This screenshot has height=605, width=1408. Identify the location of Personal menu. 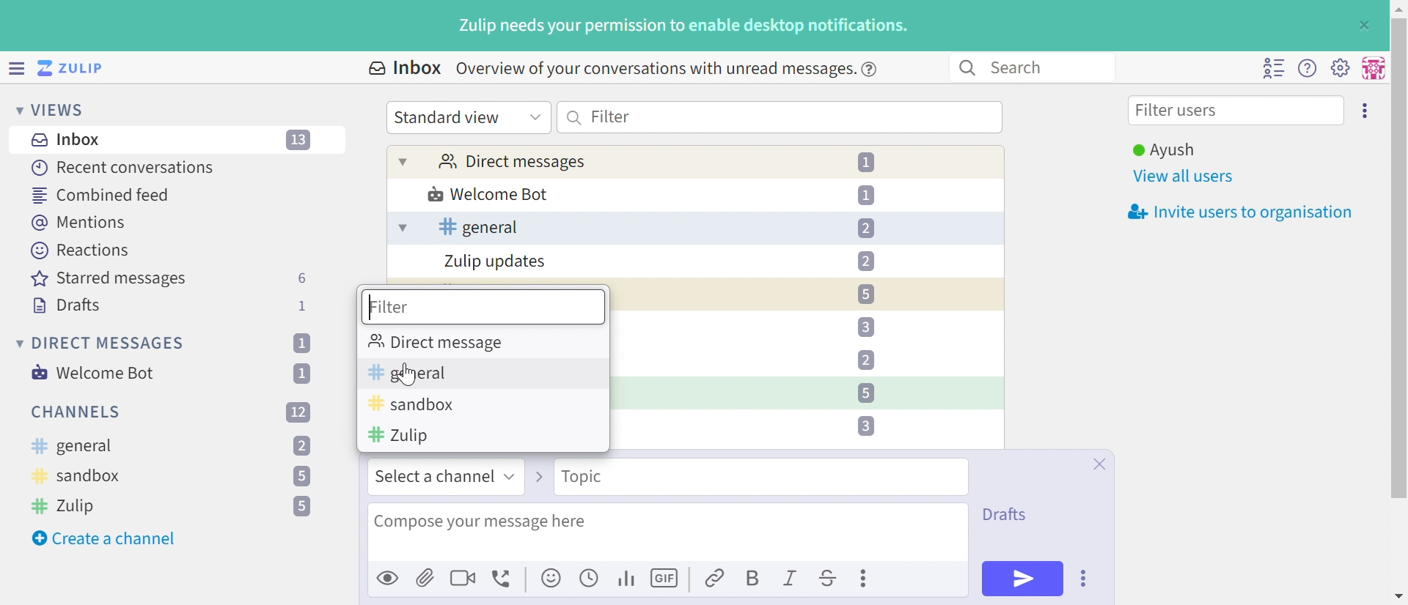
(1371, 68).